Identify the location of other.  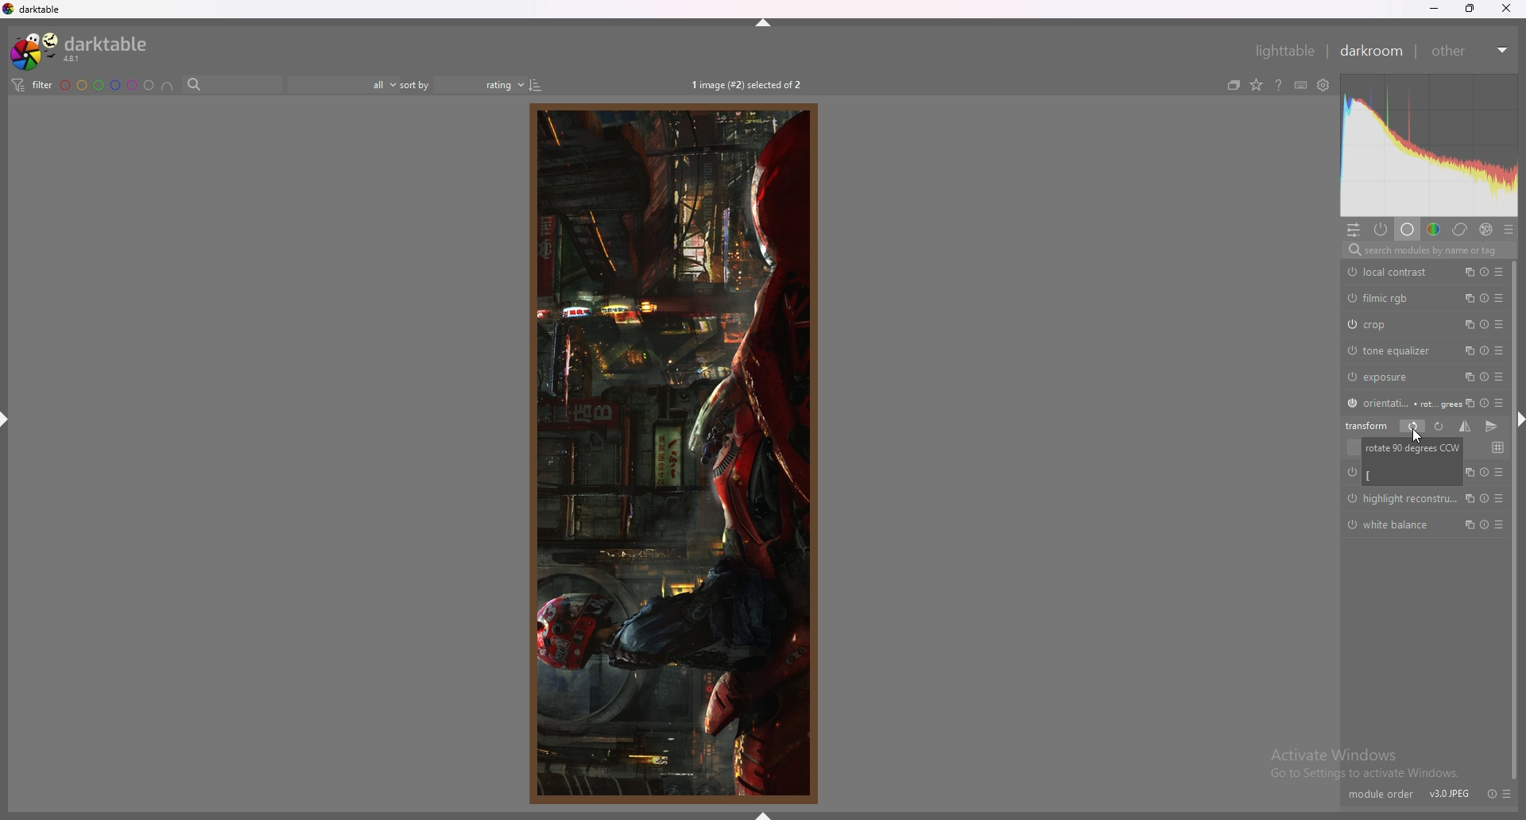
(1472, 51).